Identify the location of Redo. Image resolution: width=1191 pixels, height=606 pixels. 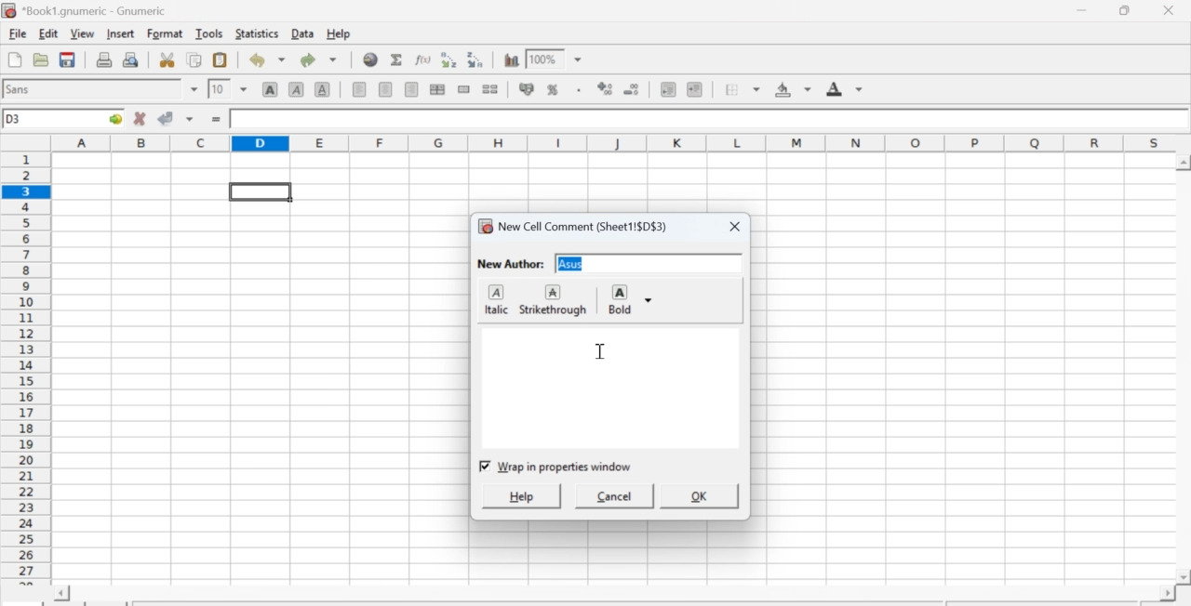
(322, 59).